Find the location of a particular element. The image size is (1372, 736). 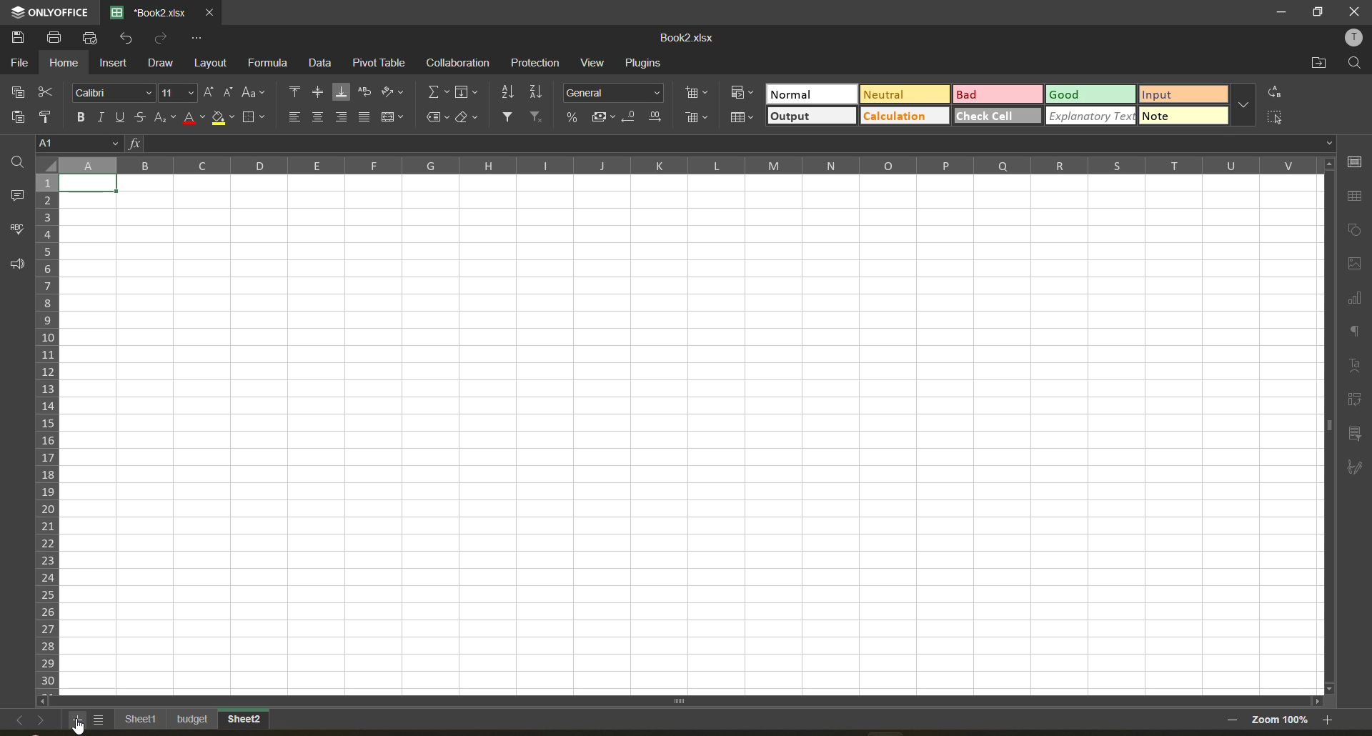

redo is located at coordinates (157, 39).